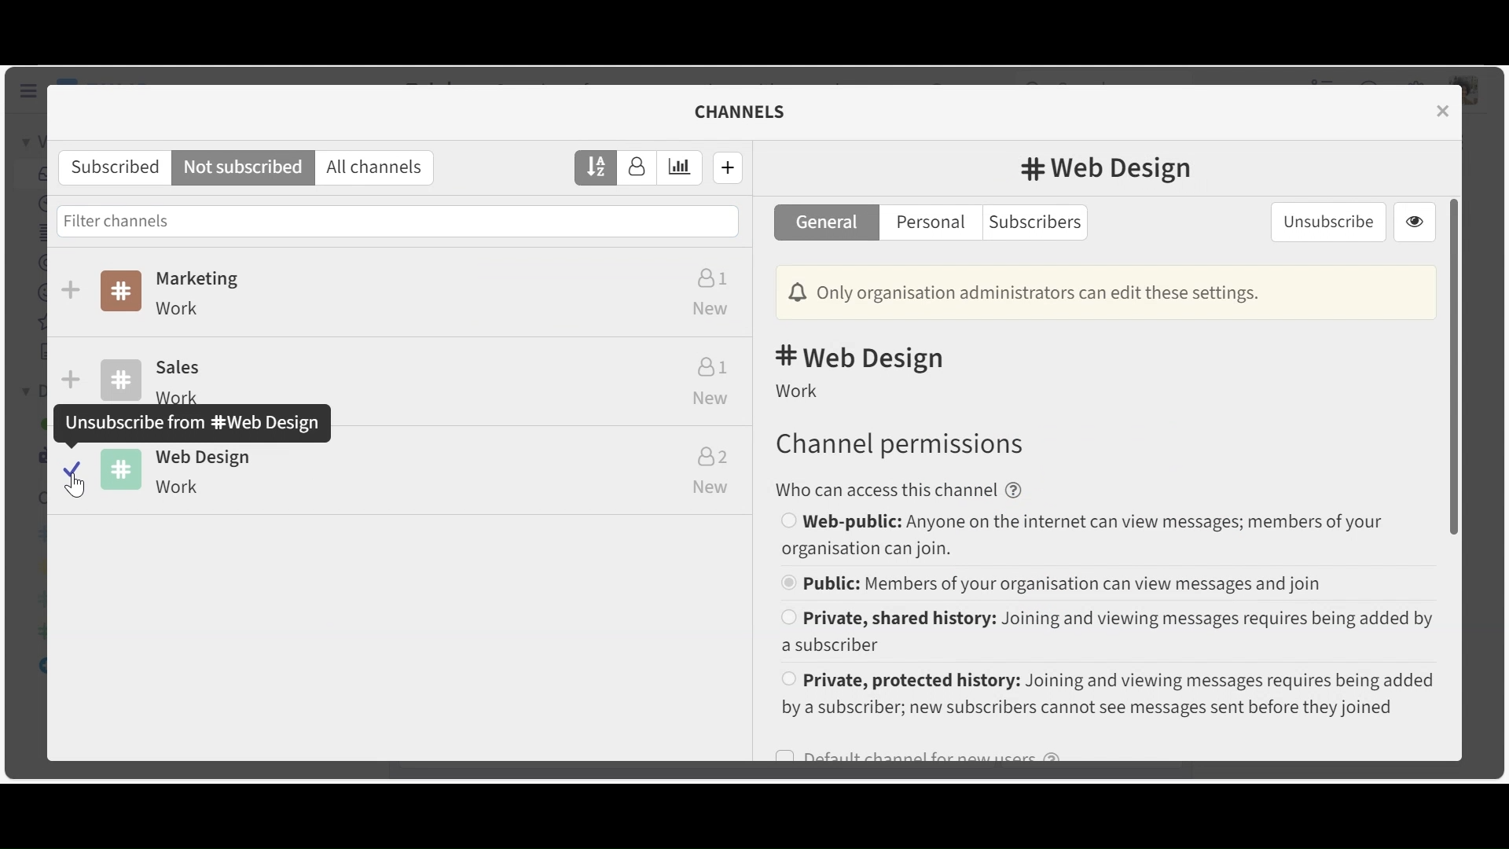 The height and width of the screenshot is (849, 1509). What do you see at coordinates (1454, 365) in the screenshot?
I see `Vertical scroll bar[` at bounding box center [1454, 365].